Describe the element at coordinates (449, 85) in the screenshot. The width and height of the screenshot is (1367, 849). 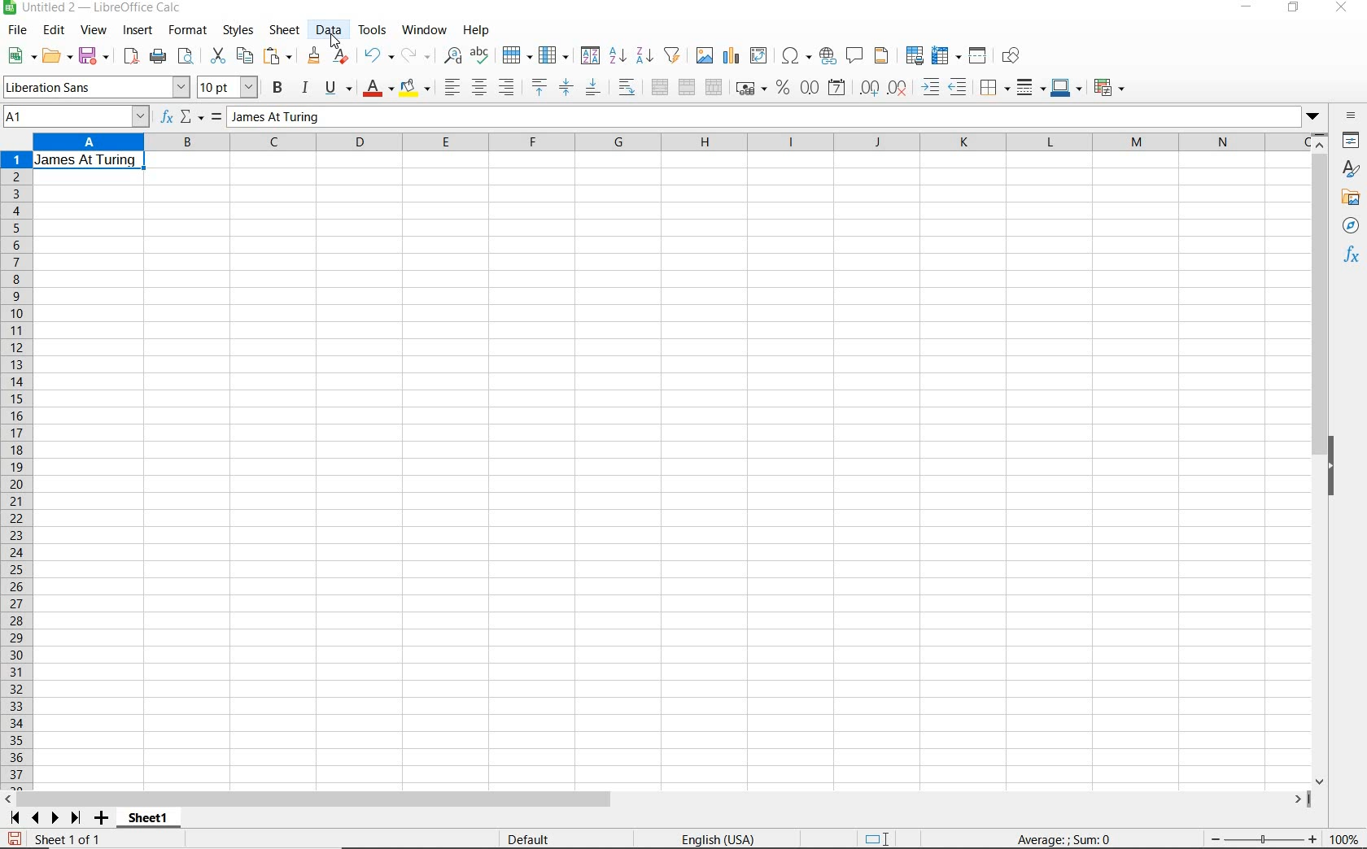
I see `align left` at that location.